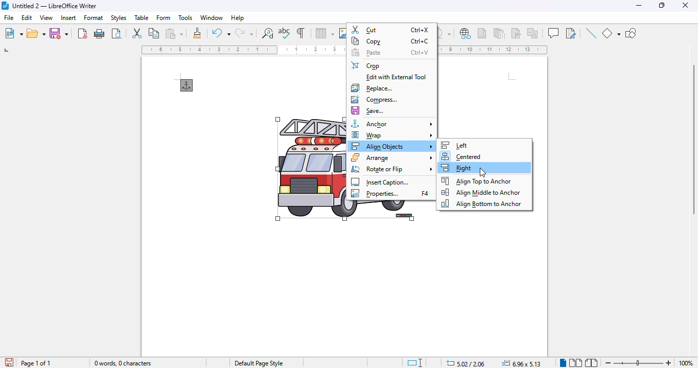 The width and height of the screenshot is (698, 368). What do you see at coordinates (553, 33) in the screenshot?
I see `insert comment` at bounding box center [553, 33].